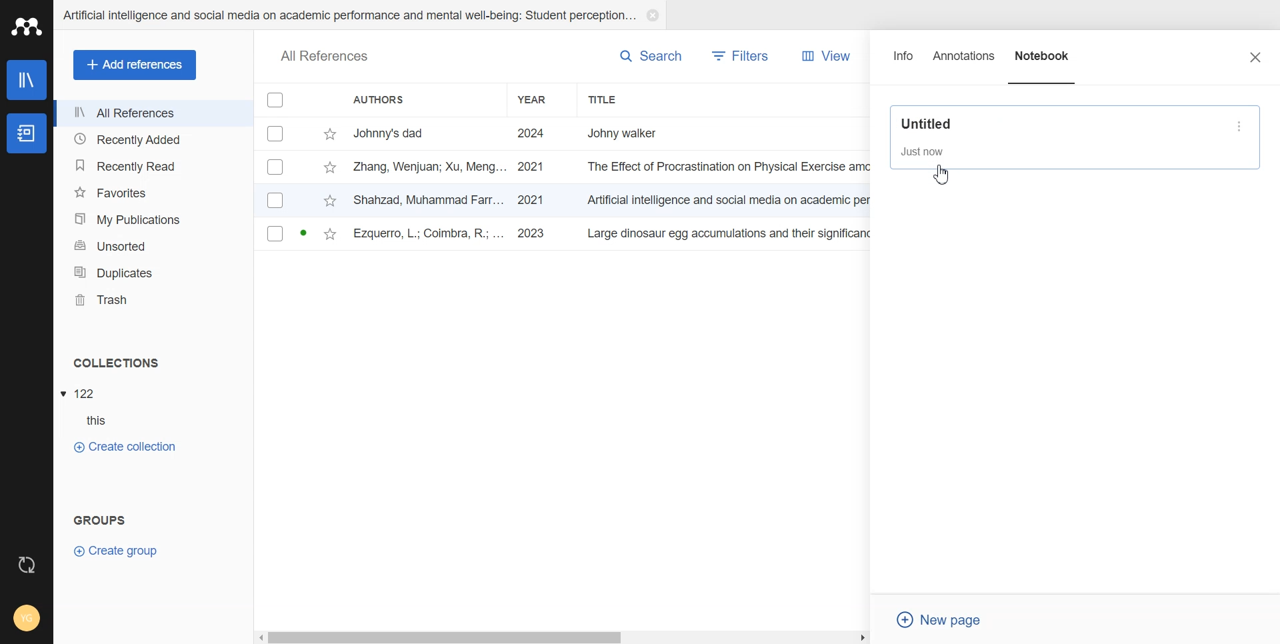 The width and height of the screenshot is (1280, 644). I want to click on Recently Read, so click(152, 167).